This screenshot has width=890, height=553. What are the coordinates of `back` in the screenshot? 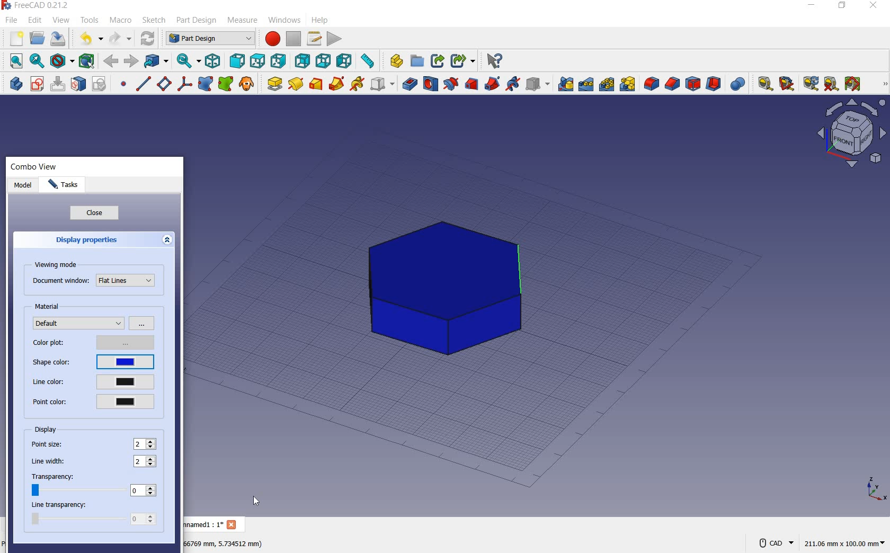 It's located at (111, 61).